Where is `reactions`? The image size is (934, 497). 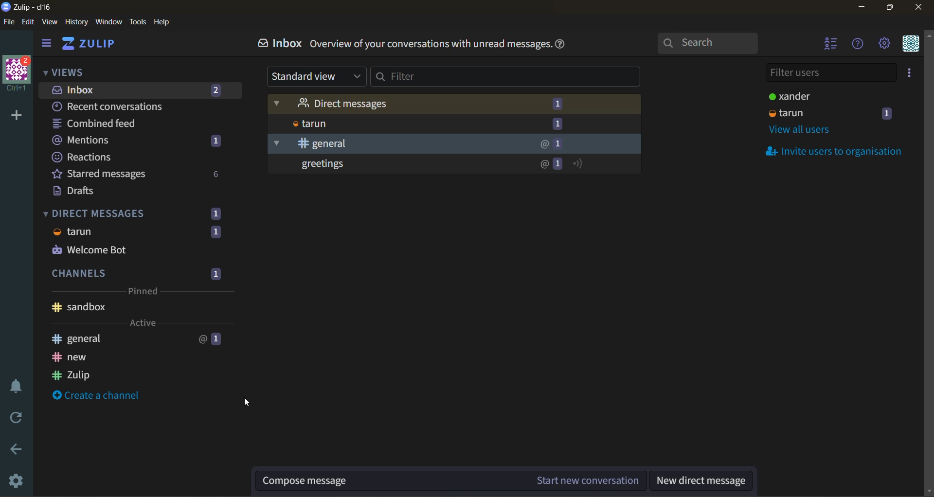 reactions is located at coordinates (116, 159).